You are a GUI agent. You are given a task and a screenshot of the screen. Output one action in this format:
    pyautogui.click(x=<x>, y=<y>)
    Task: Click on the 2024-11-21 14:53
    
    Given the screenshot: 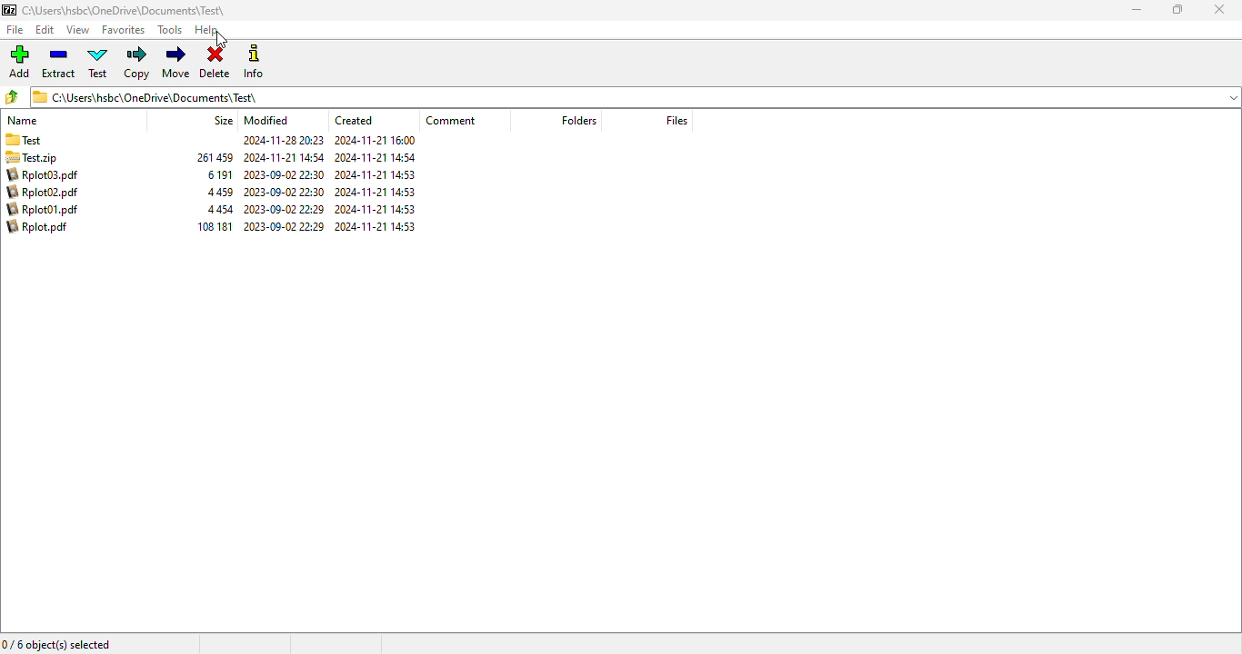 What is the action you would take?
    pyautogui.click(x=376, y=193)
    